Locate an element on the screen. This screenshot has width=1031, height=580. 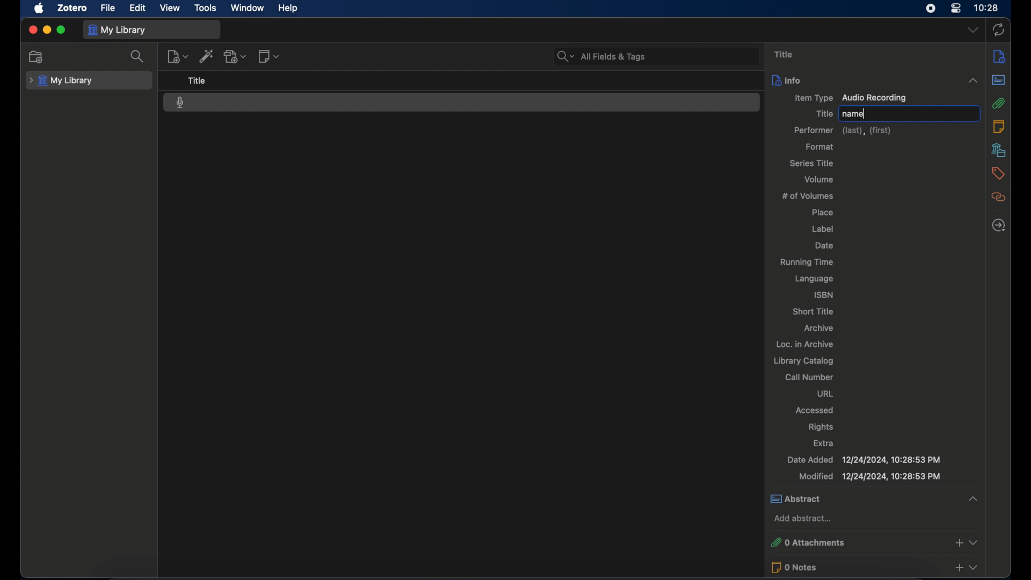
edit is located at coordinates (138, 9).